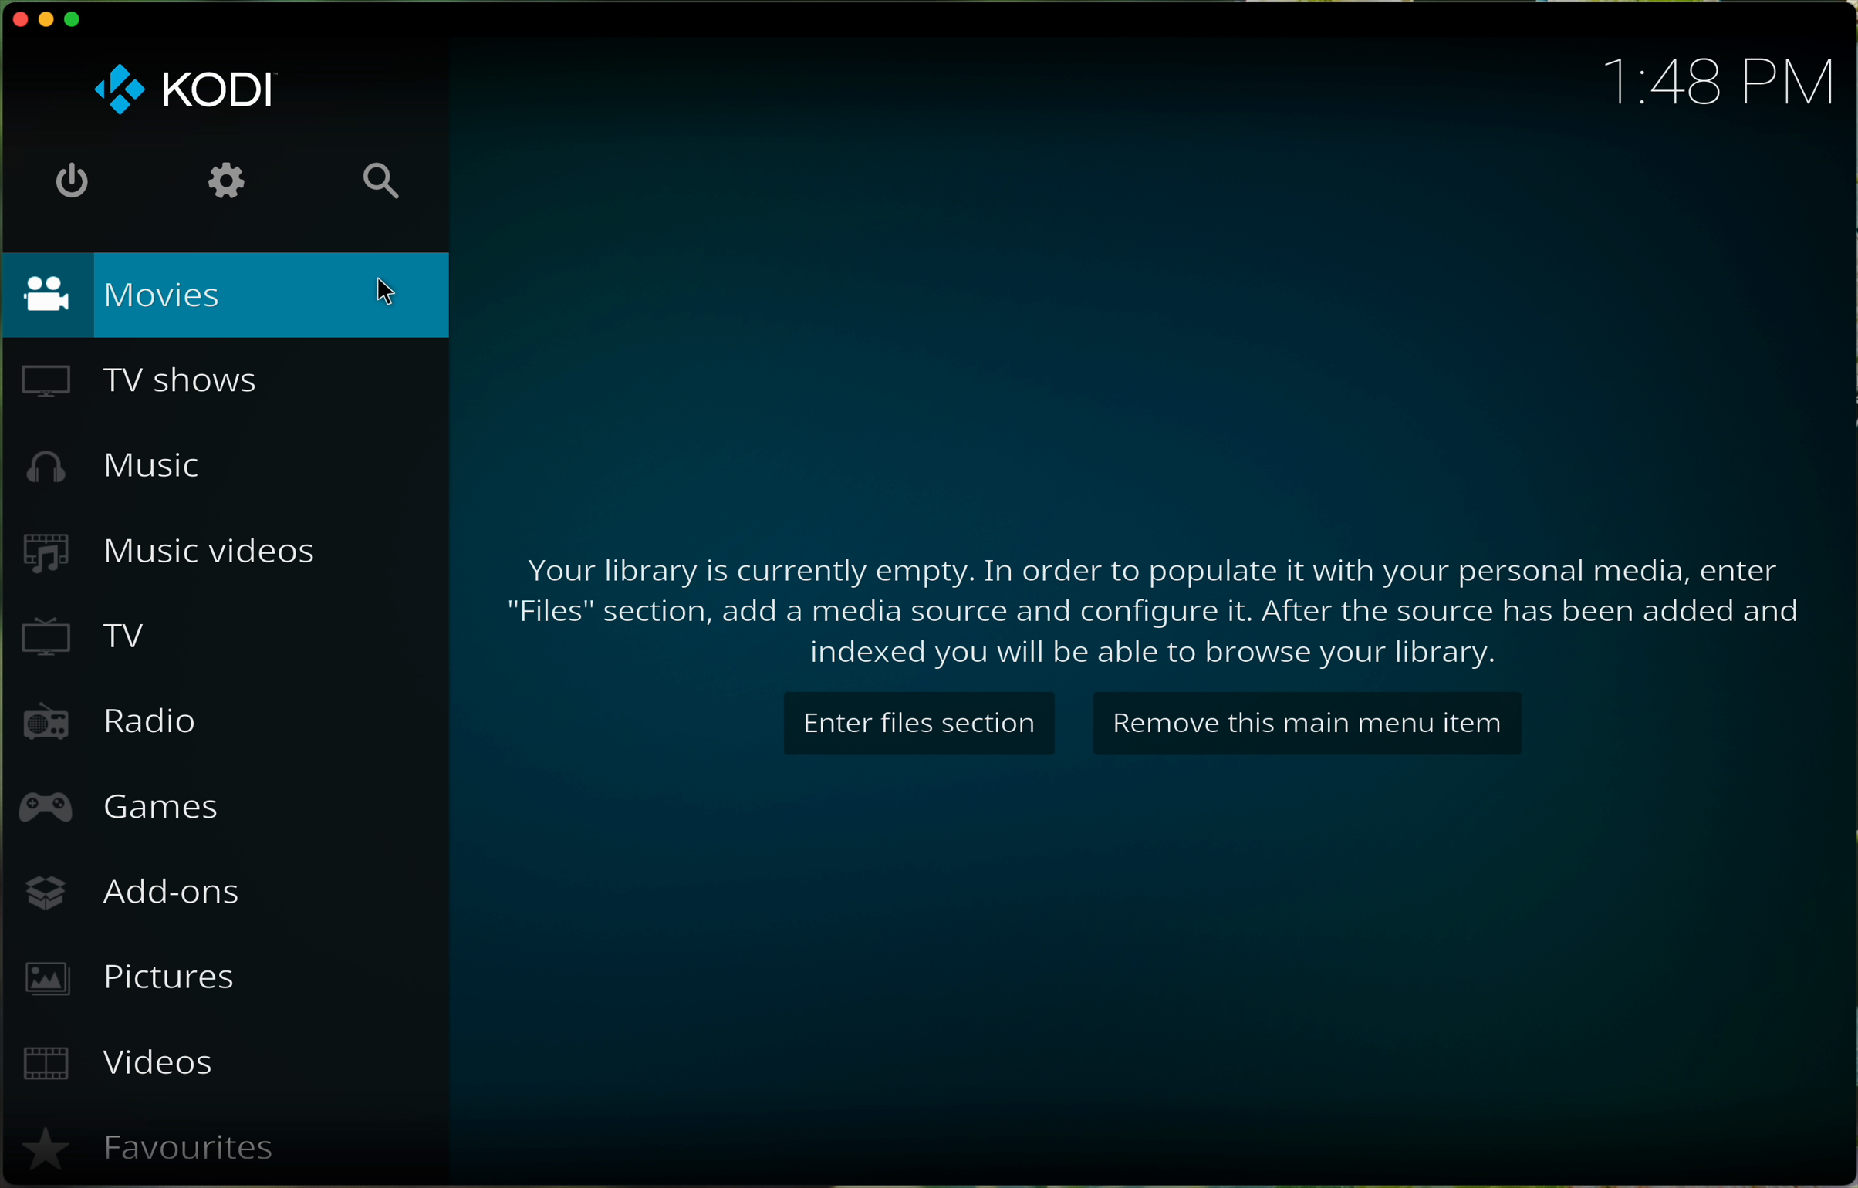 The height and width of the screenshot is (1188, 1858). What do you see at coordinates (73, 181) in the screenshot?
I see `off` at bounding box center [73, 181].